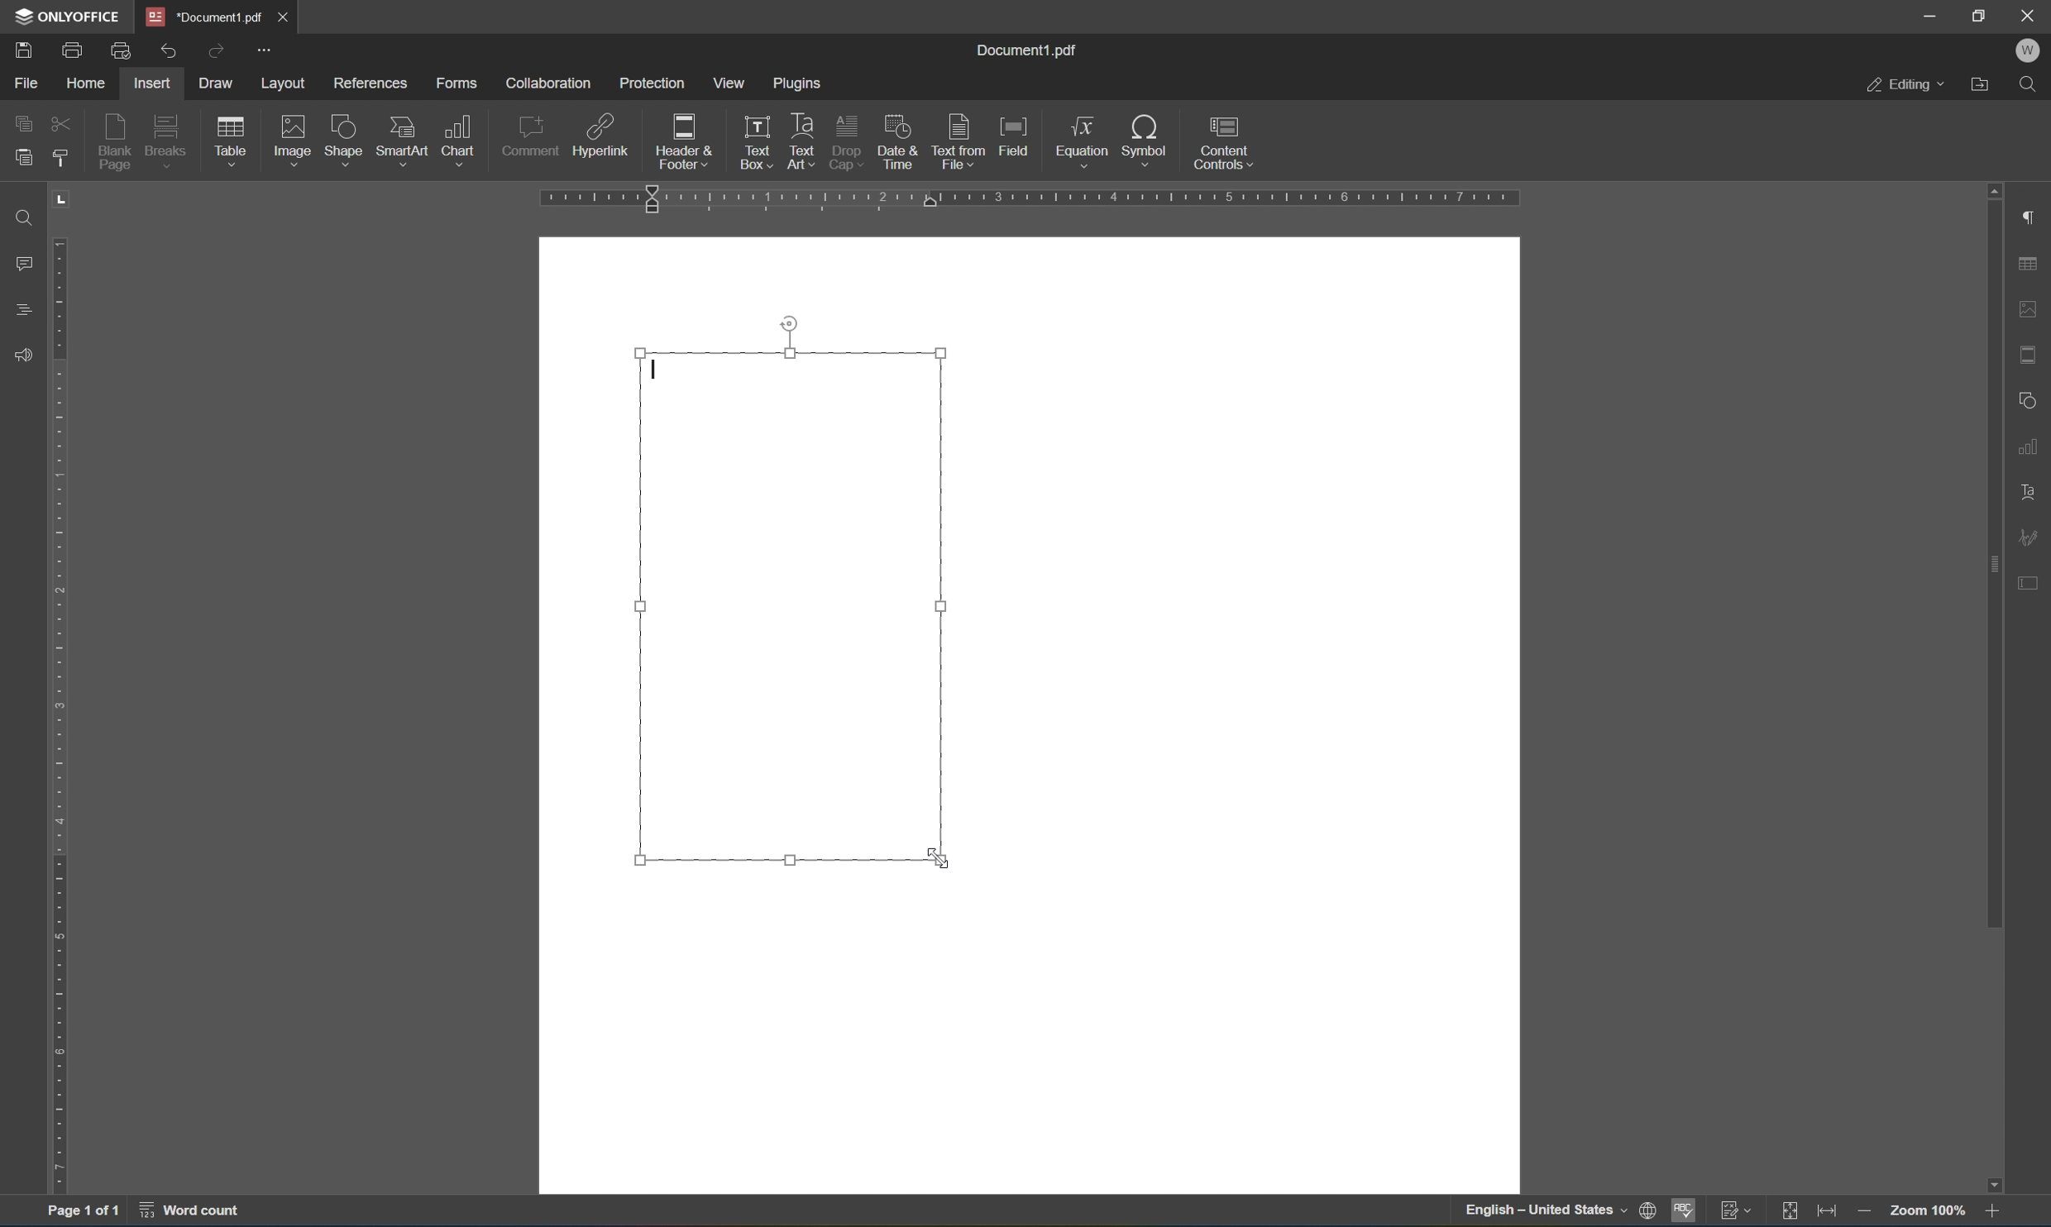  Describe the element at coordinates (60, 686) in the screenshot. I see `ruler` at that location.